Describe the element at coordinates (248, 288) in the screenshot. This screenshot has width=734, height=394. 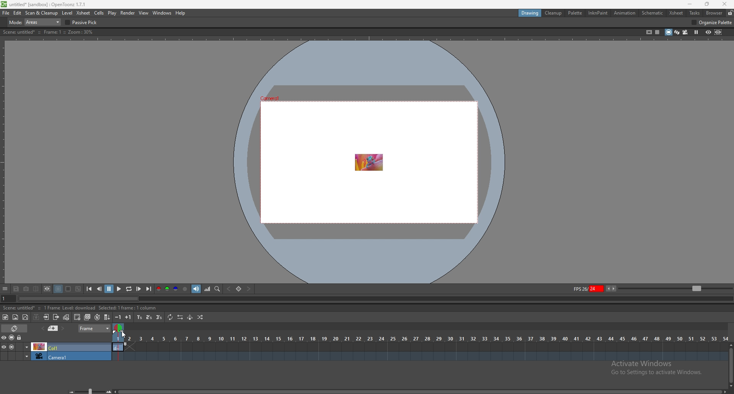
I see `next key` at that location.